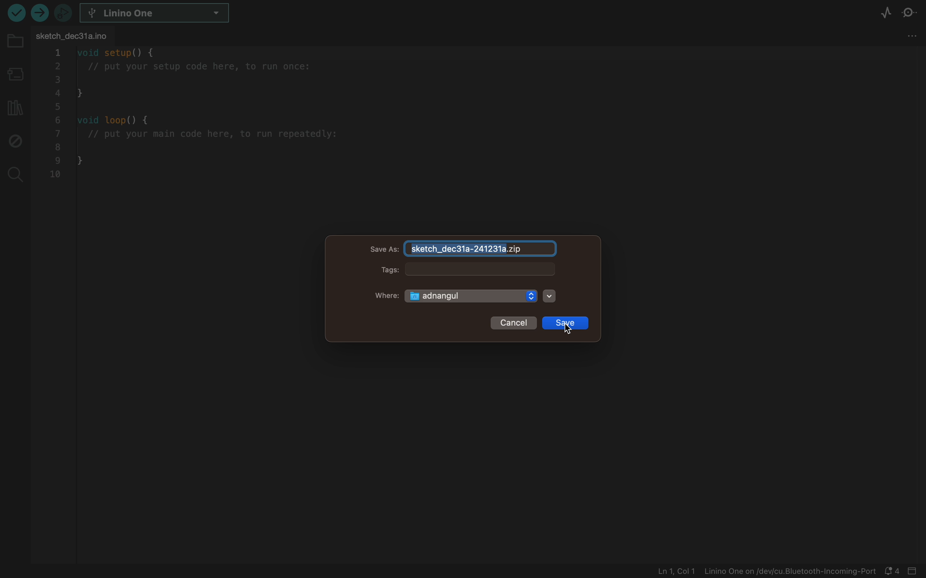 Image resolution: width=926 pixels, height=578 pixels. I want to click on board select, so click(155, 14).